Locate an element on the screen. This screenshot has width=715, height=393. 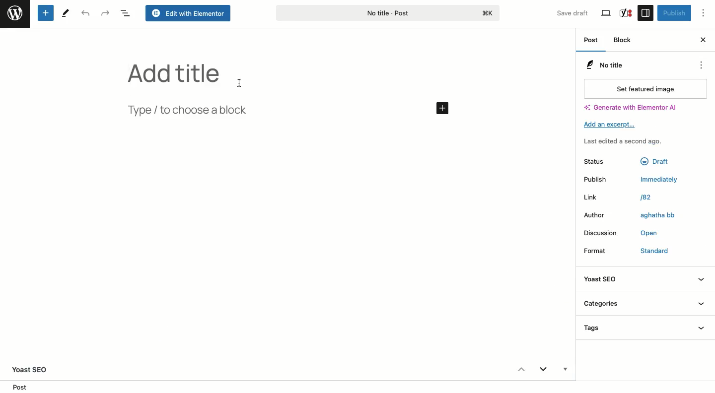
Add button is located at coordinates (441, 108).